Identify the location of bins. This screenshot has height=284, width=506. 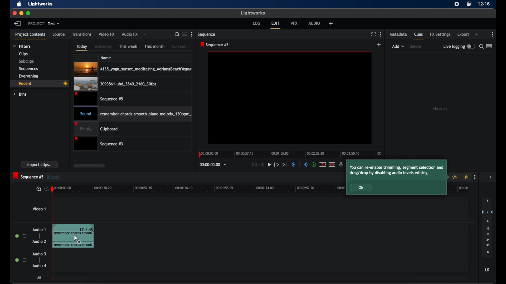
(20, 94).